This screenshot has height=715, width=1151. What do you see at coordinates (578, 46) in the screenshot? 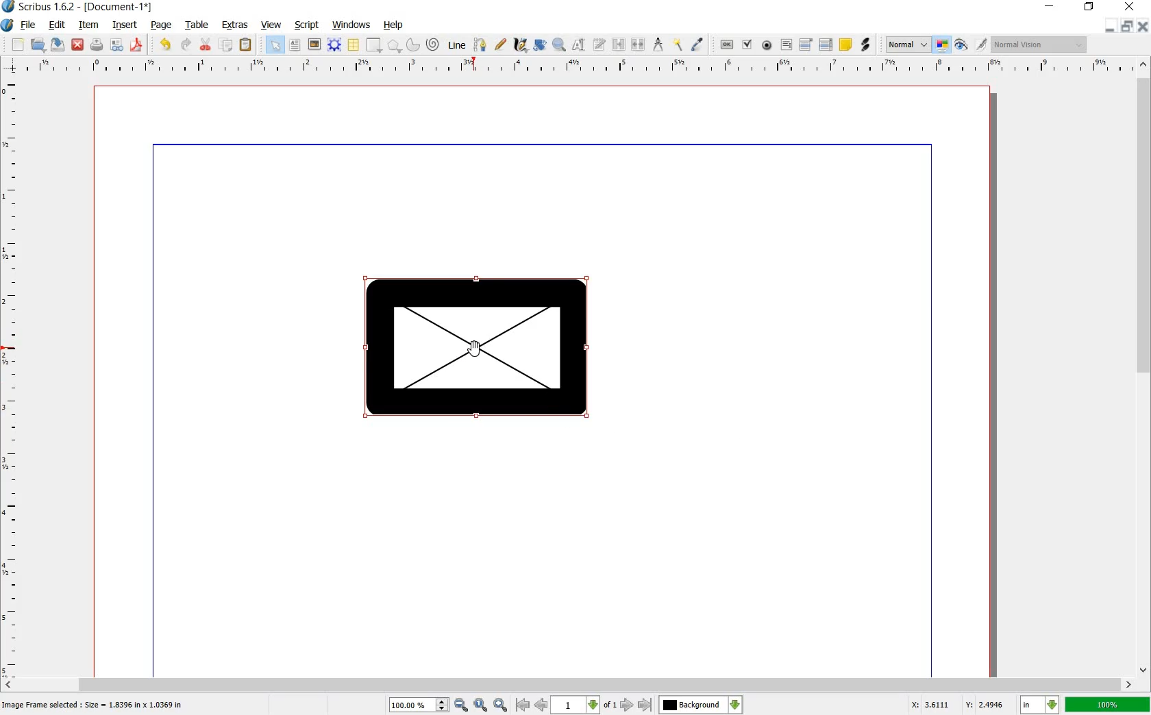
I see `edit contents of frame` at bounding box center [578, 46].